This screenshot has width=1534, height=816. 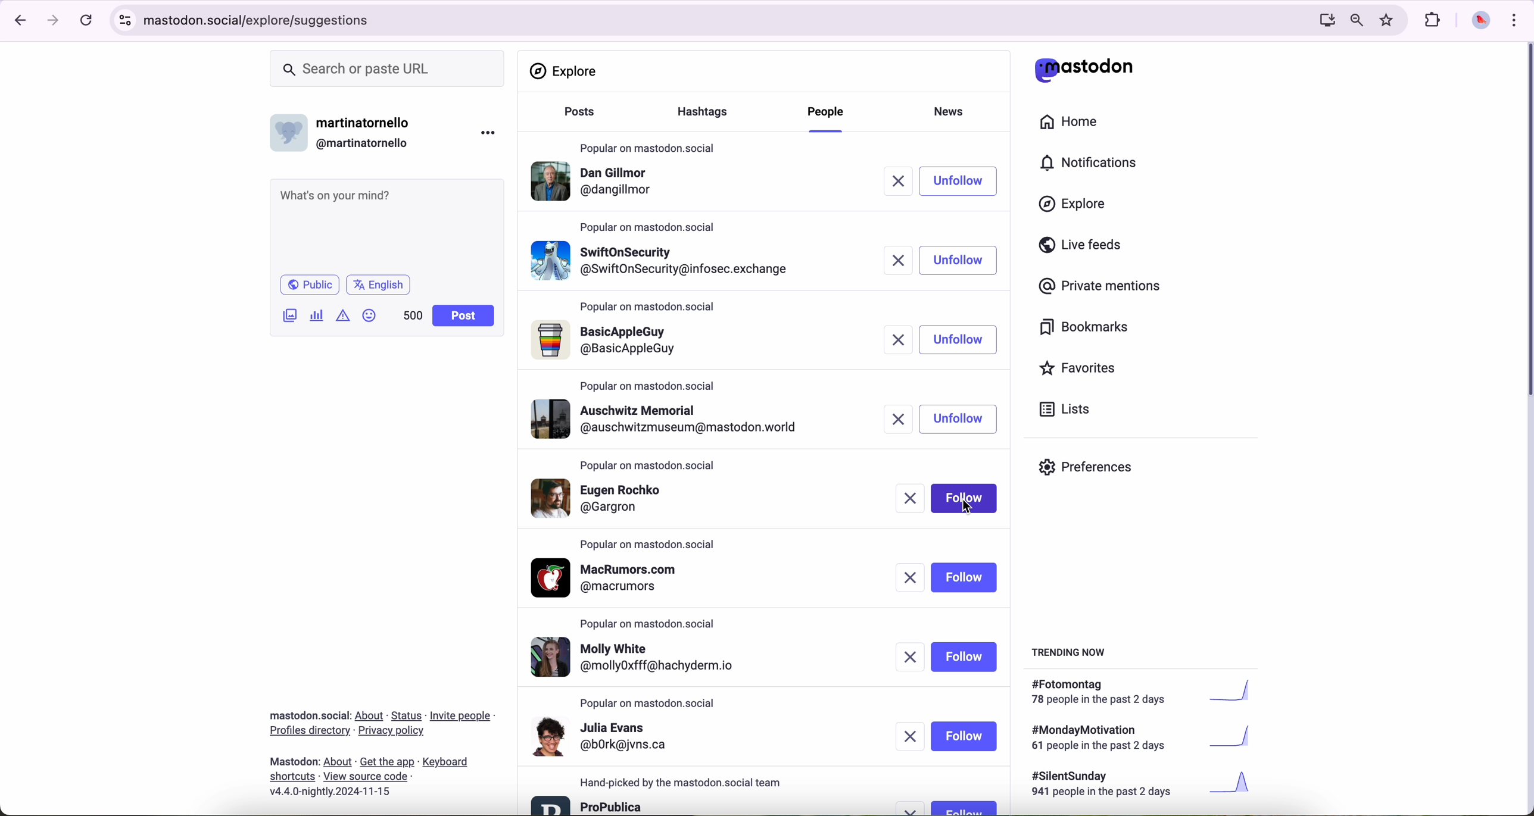 What do you see at coordinates (959, 340) in the screenshot?
I see `unfollow` at bounding box center [959, 340].